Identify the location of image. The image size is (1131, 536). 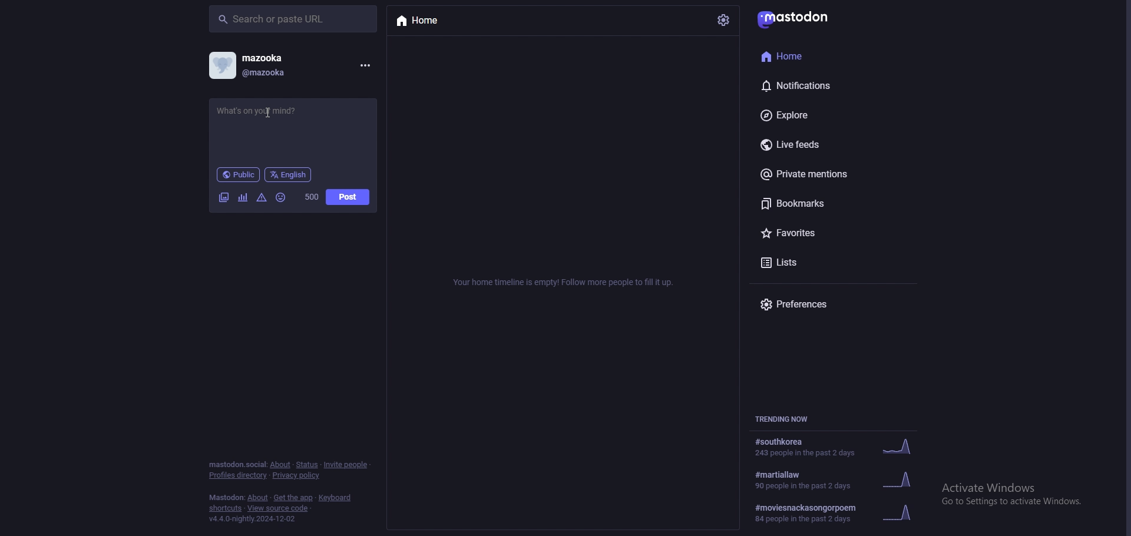
(223, 197).